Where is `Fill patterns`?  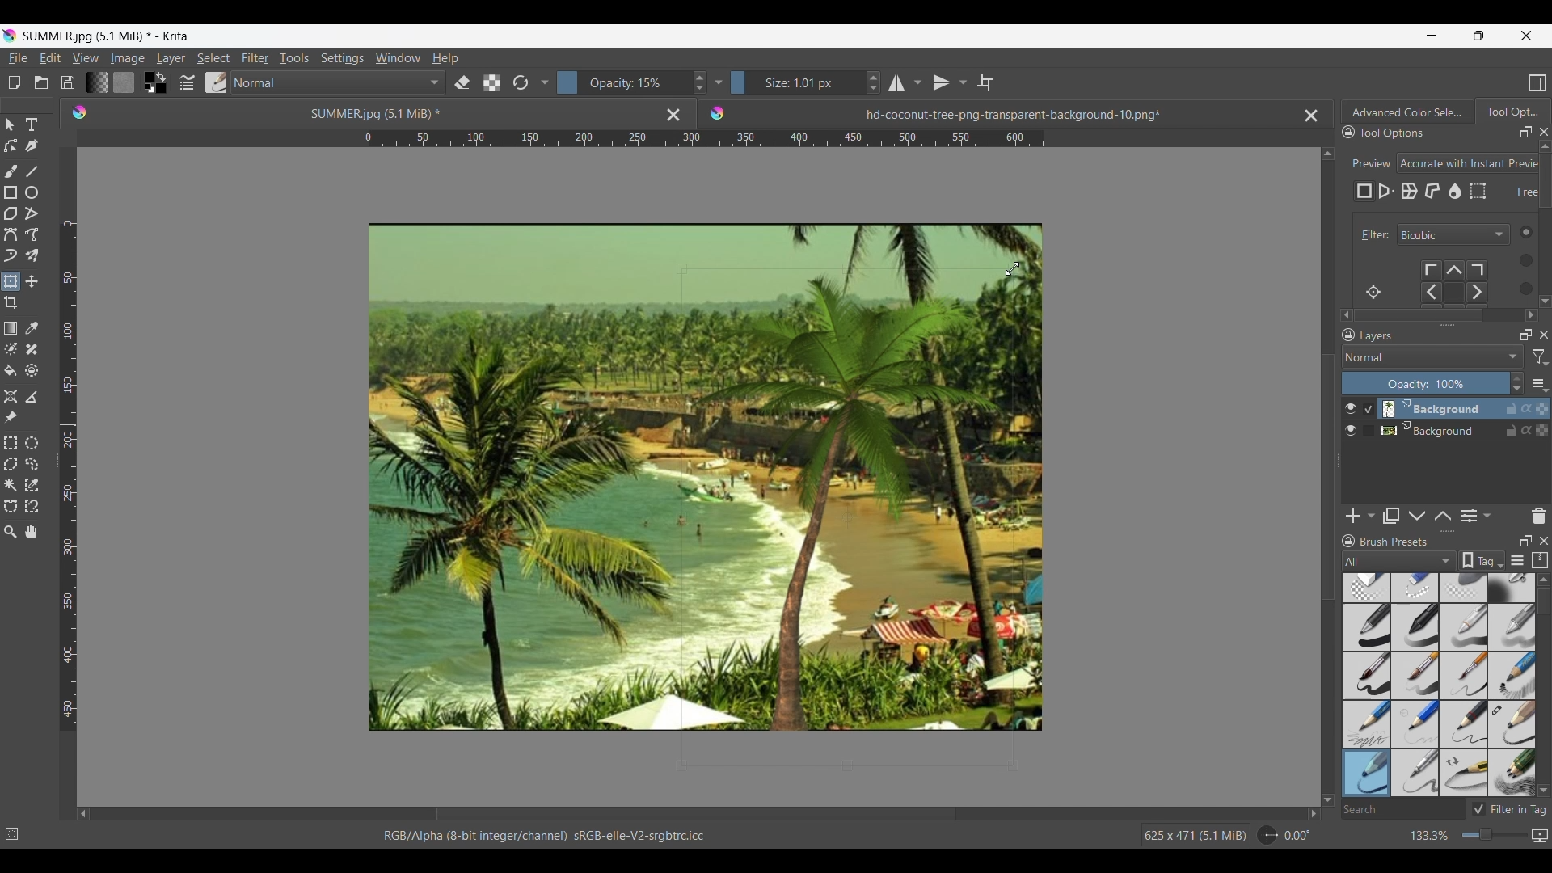 Fill patterns is located at coordinates (124, 82).